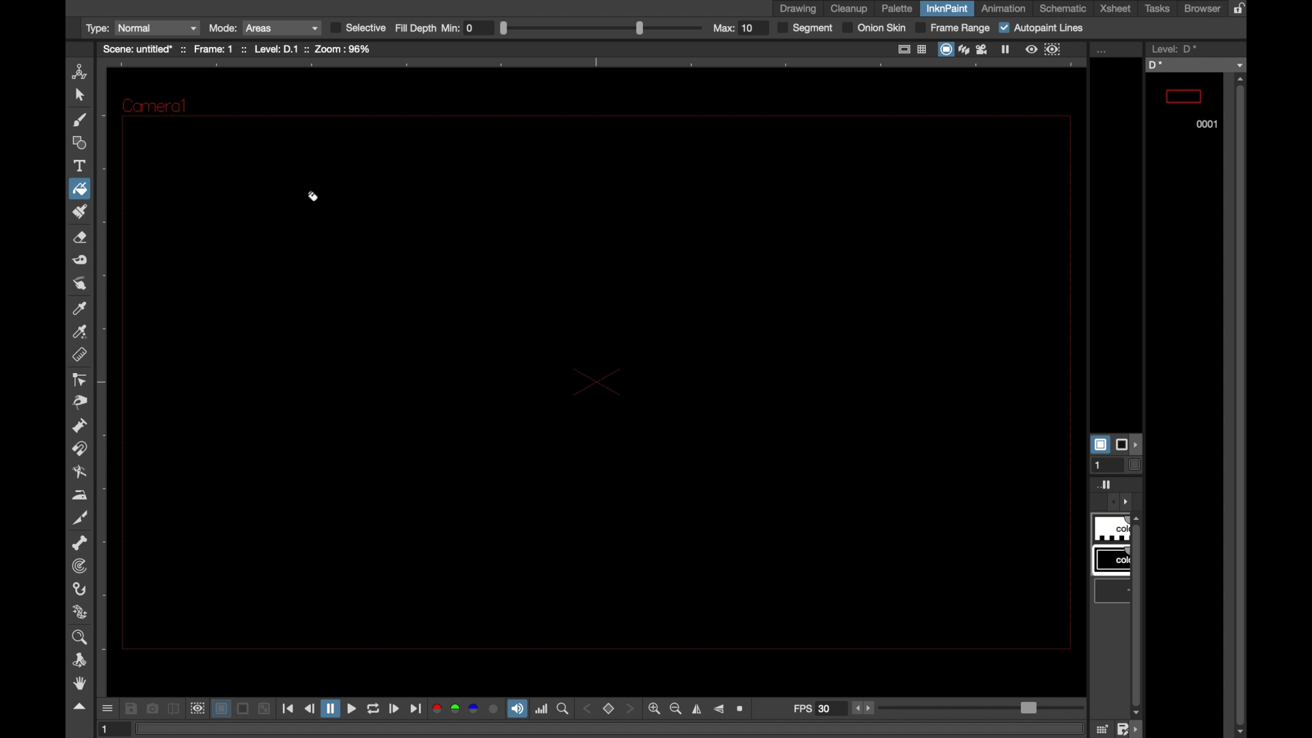 The image size is (1312, 738). Describe the element at coordinates (310, 708) in the screenshot. I see `previous frame` at that location.